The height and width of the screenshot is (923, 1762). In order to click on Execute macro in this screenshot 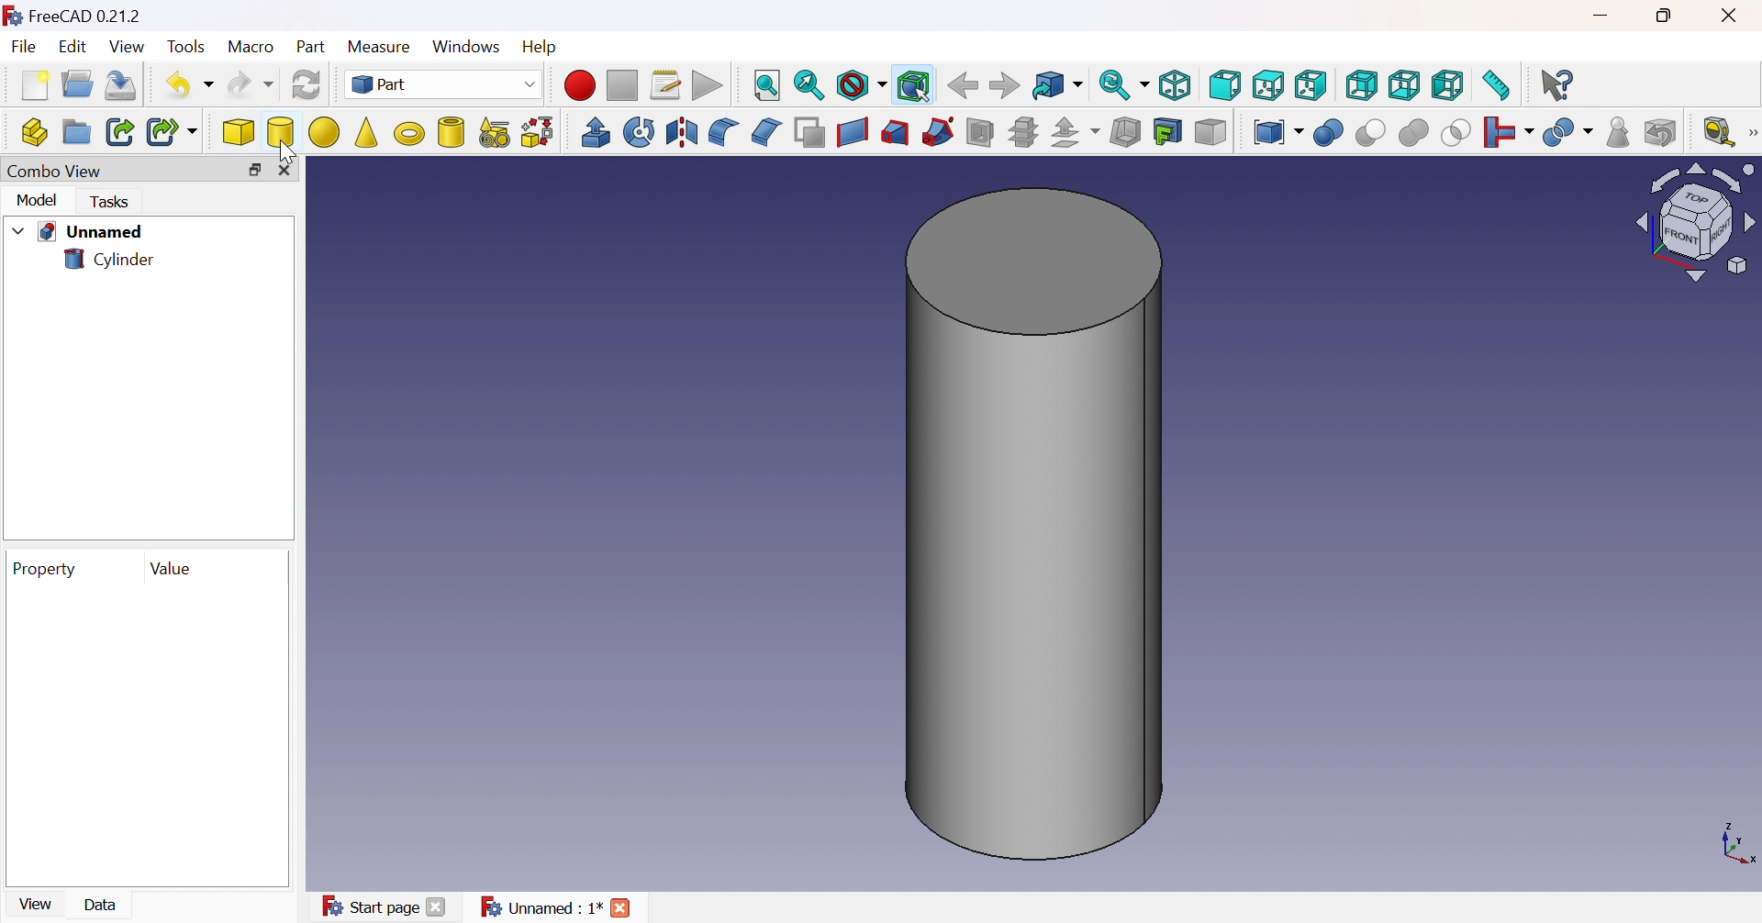, I will do `click(709, 86)`.